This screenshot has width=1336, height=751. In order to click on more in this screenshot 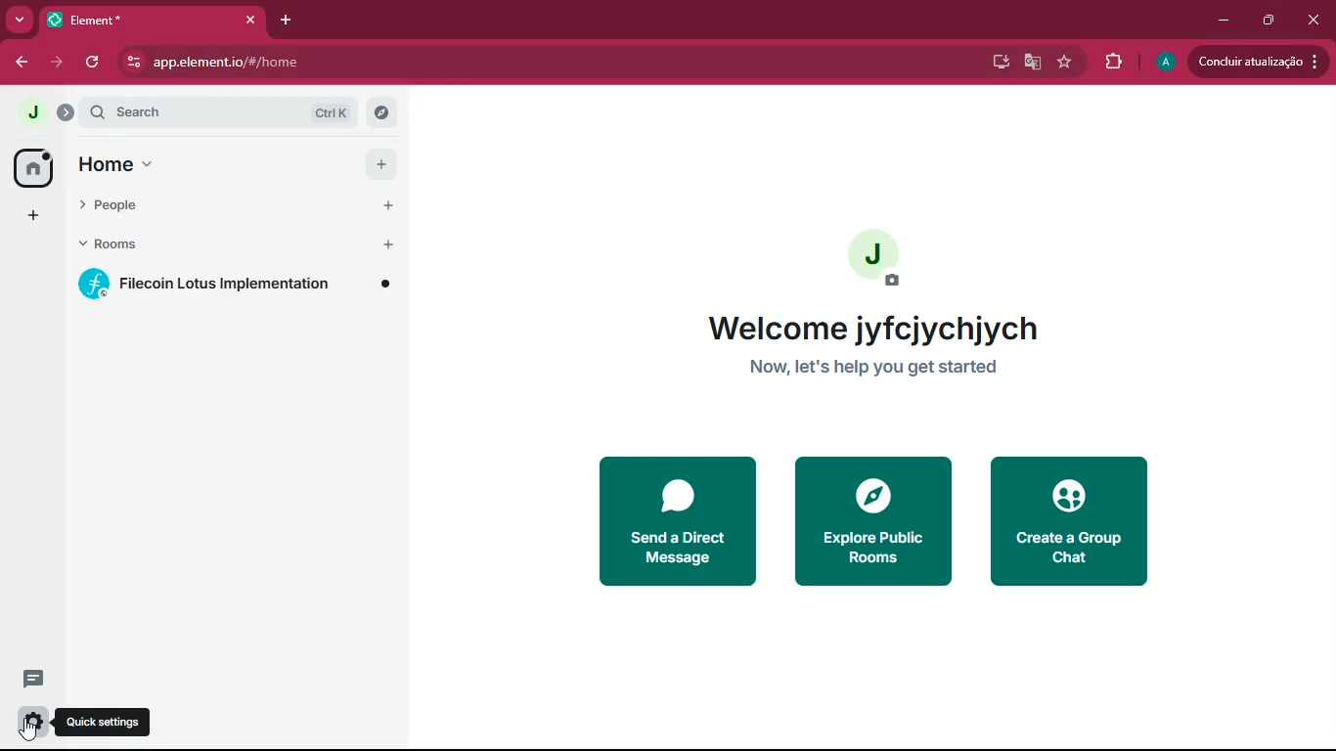, I will do `click(16, 21)`.